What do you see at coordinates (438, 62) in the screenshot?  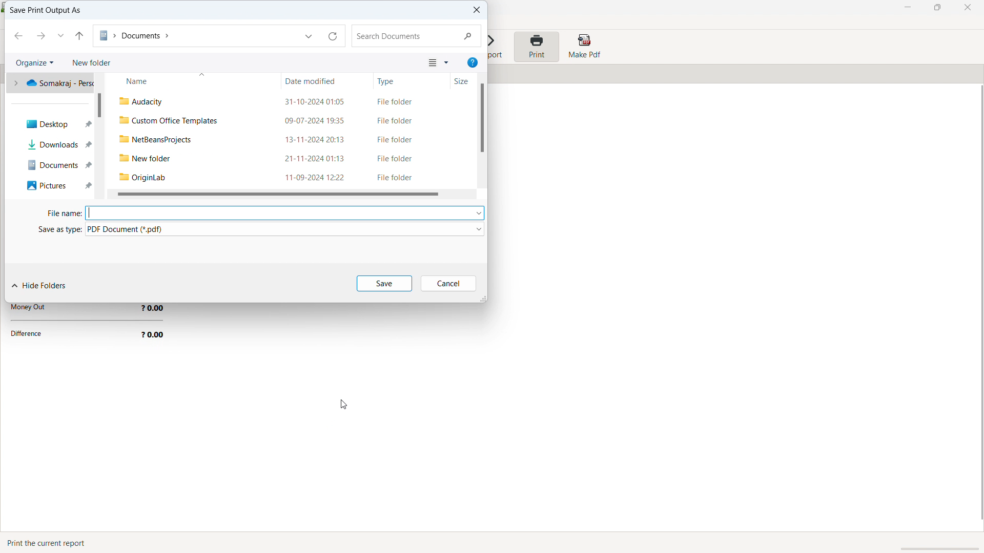 I see `view` at bounding box center [438, 62].